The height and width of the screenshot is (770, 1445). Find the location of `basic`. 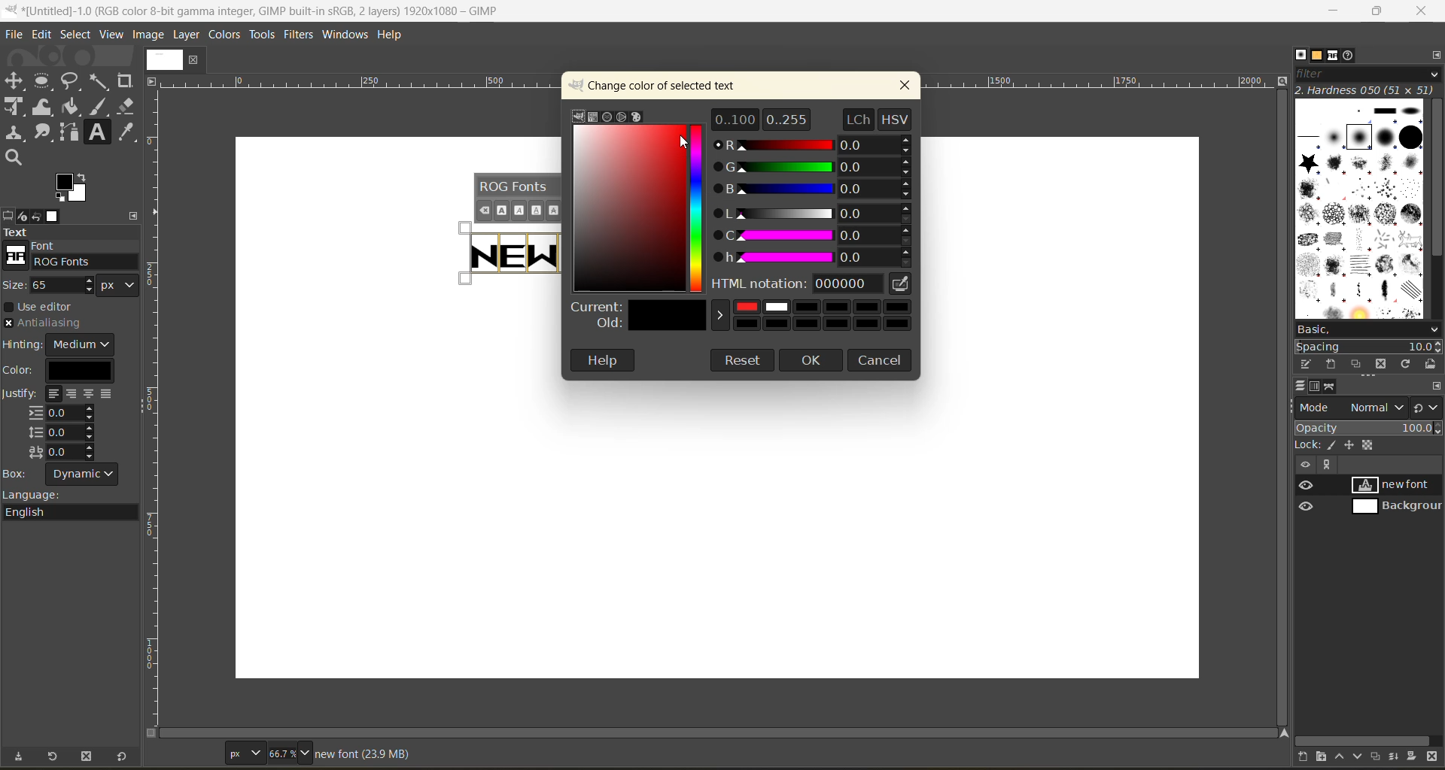

basic is located at coordinates (1369, 331).